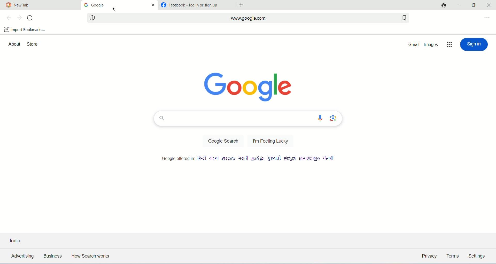 This screenshot has height=264, width=496. I want to click on minimize, so click(459, 5).